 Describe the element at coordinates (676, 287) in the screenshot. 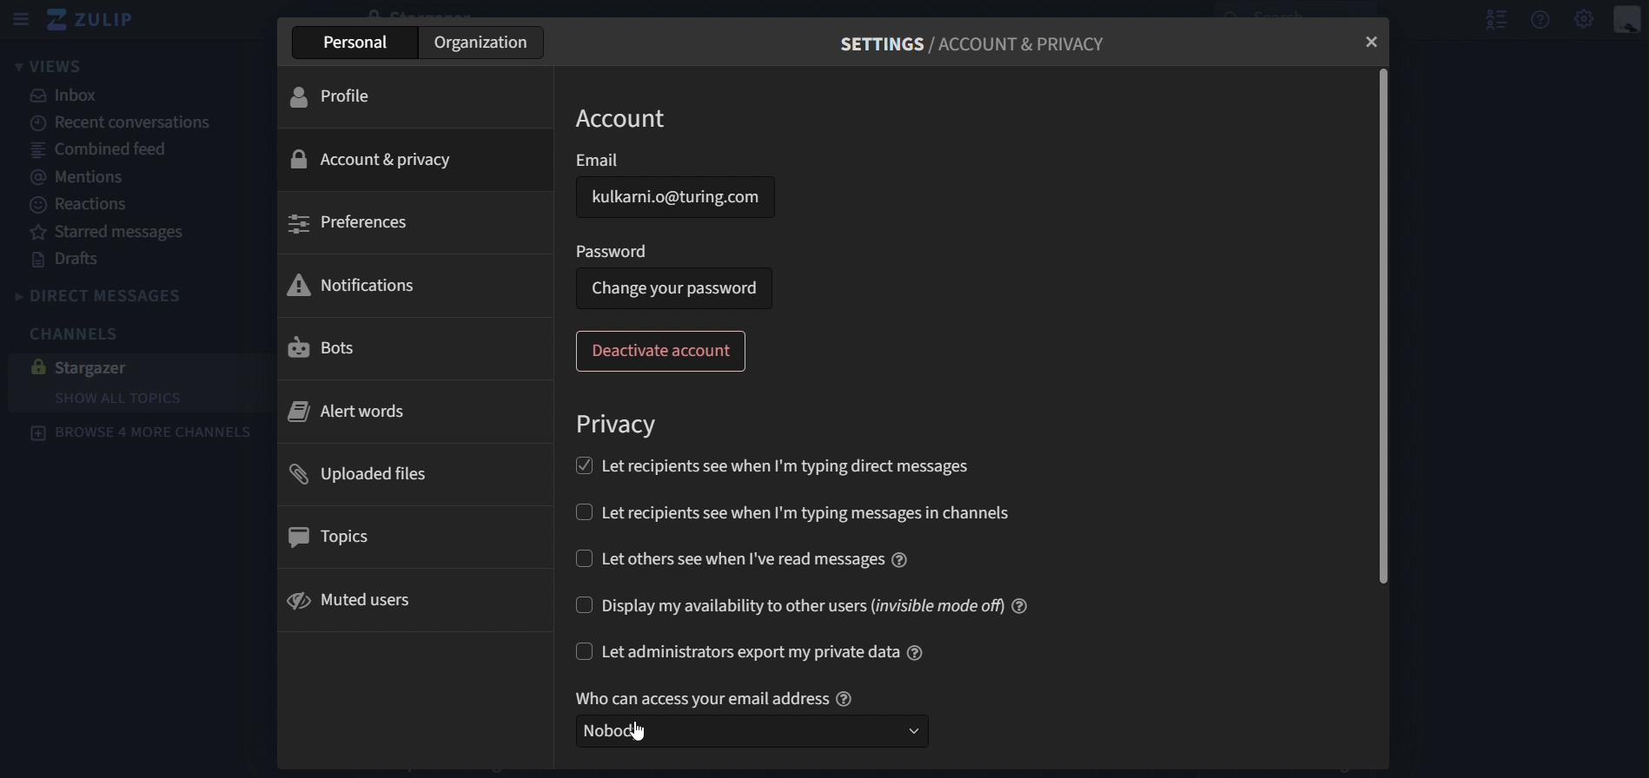

I see `change your password` at that location.